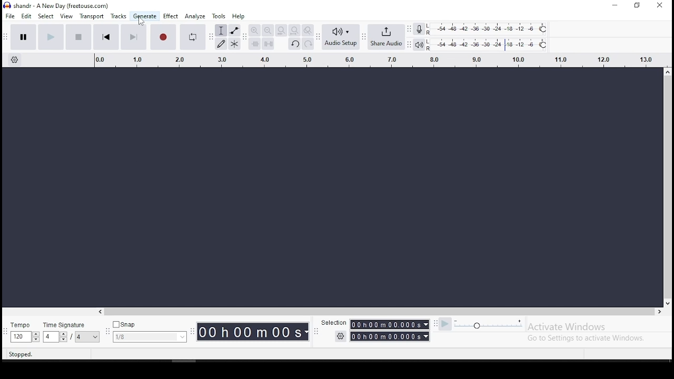 This screenshot has width=674, height=379. I want to click on audio setup, so click(341, 37).